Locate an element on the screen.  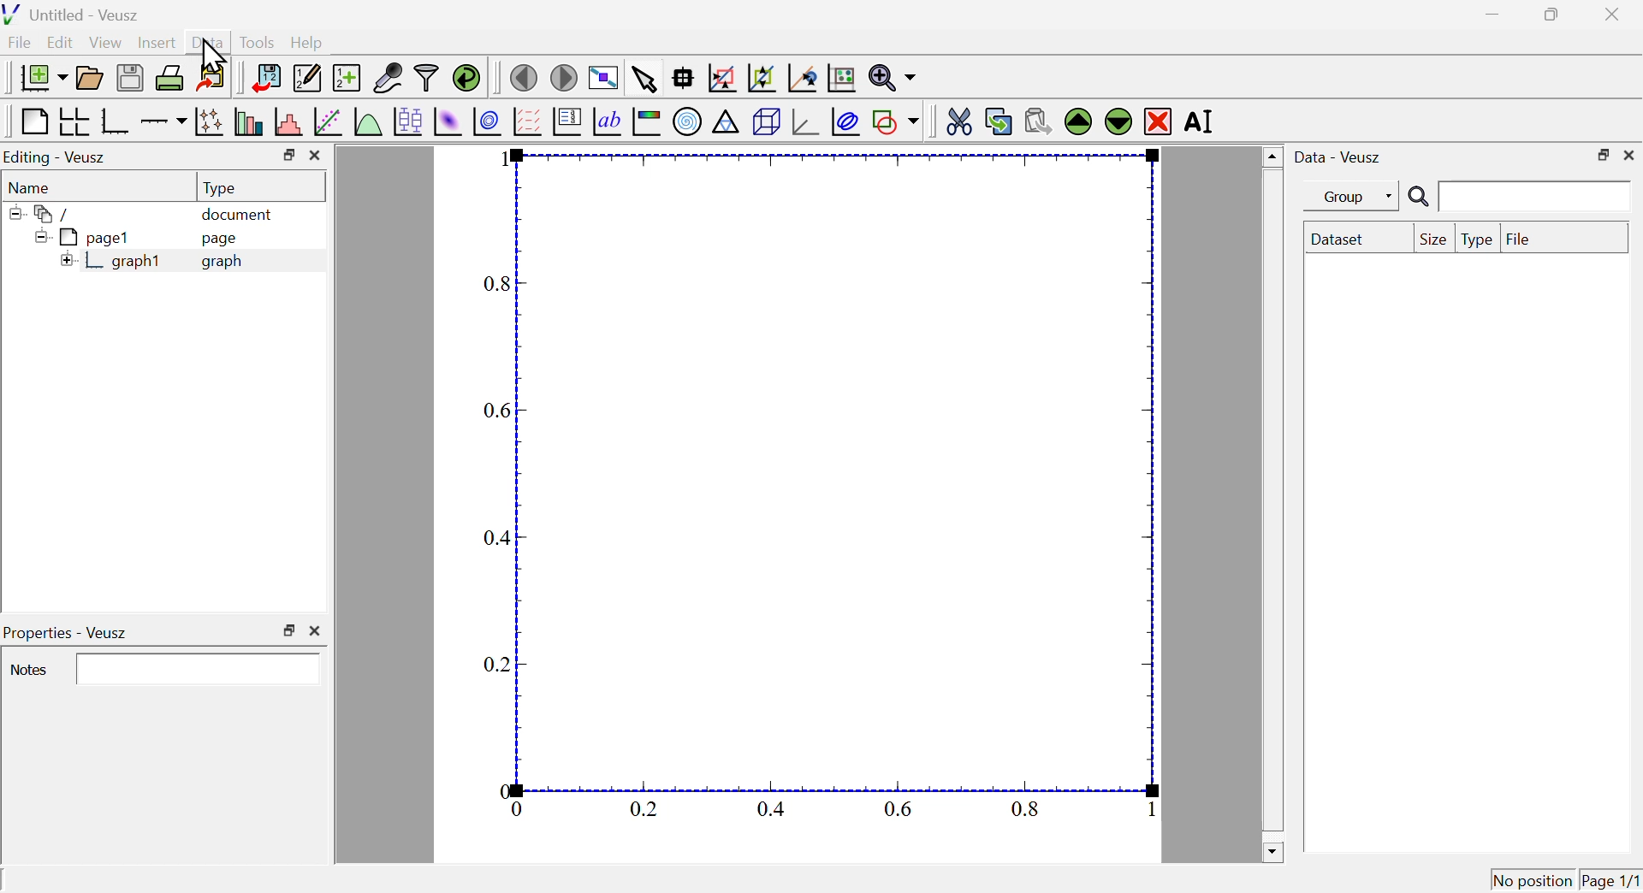
edit and enter new datasets is located at coordinates (305, 78).